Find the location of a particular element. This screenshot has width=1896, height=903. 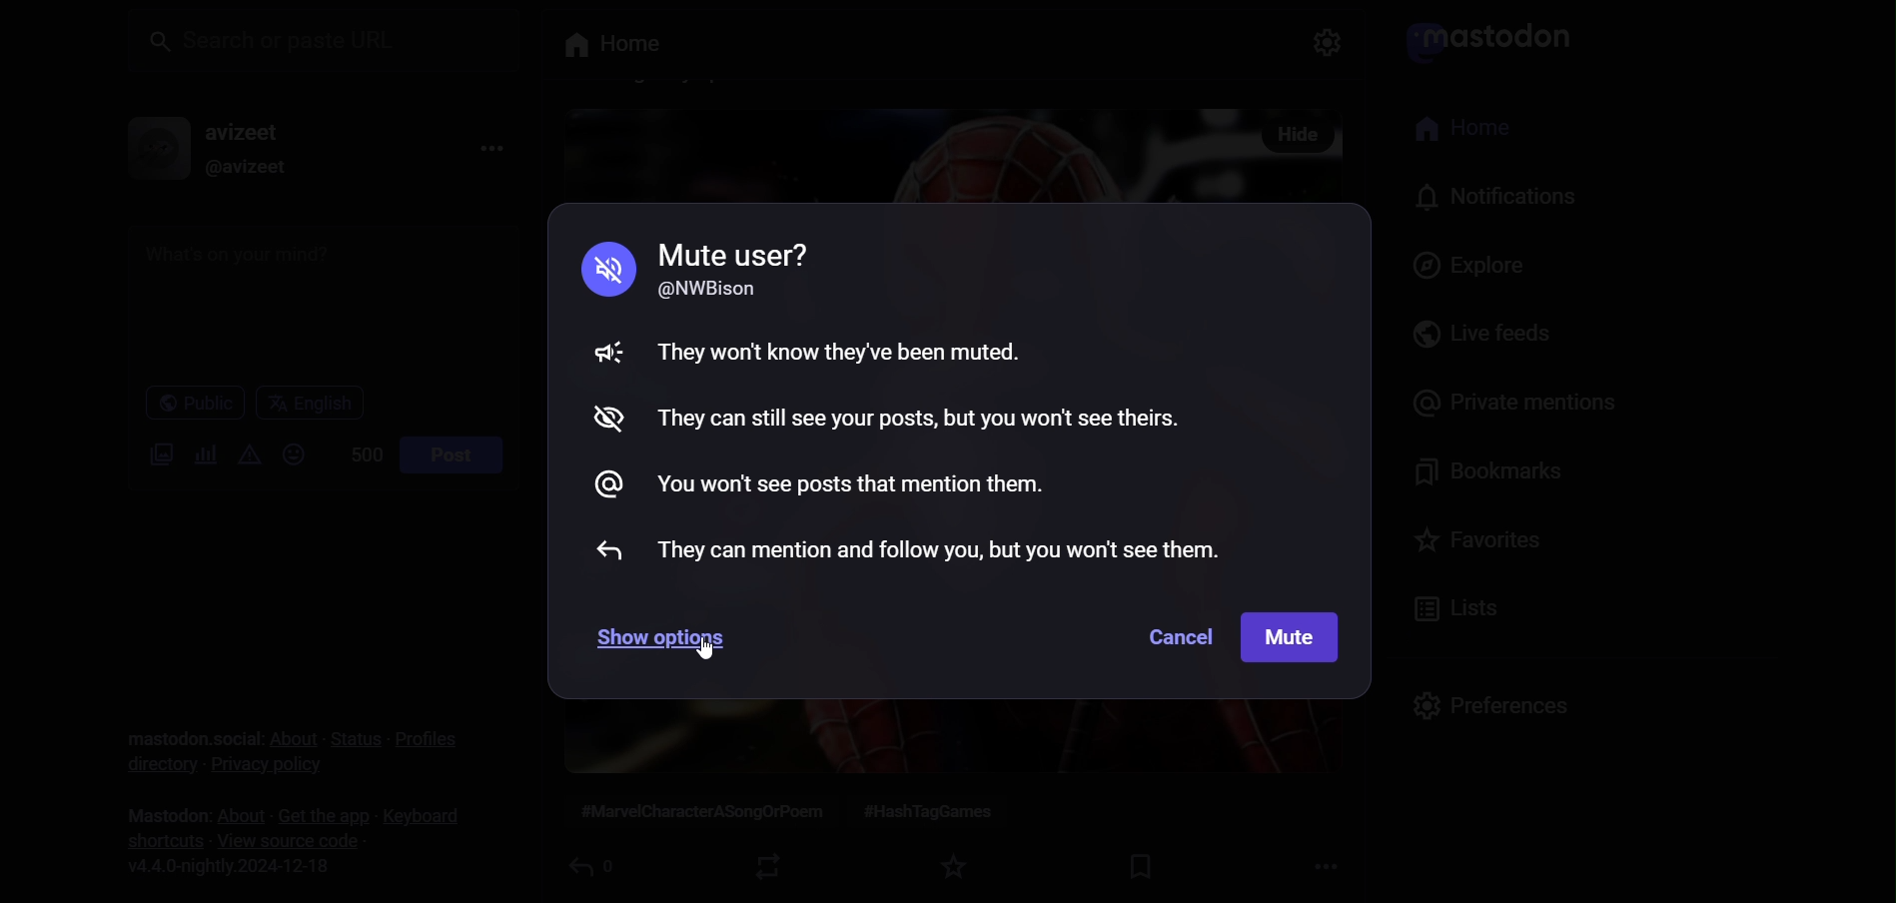

show options is located at coordinates (667, 636).